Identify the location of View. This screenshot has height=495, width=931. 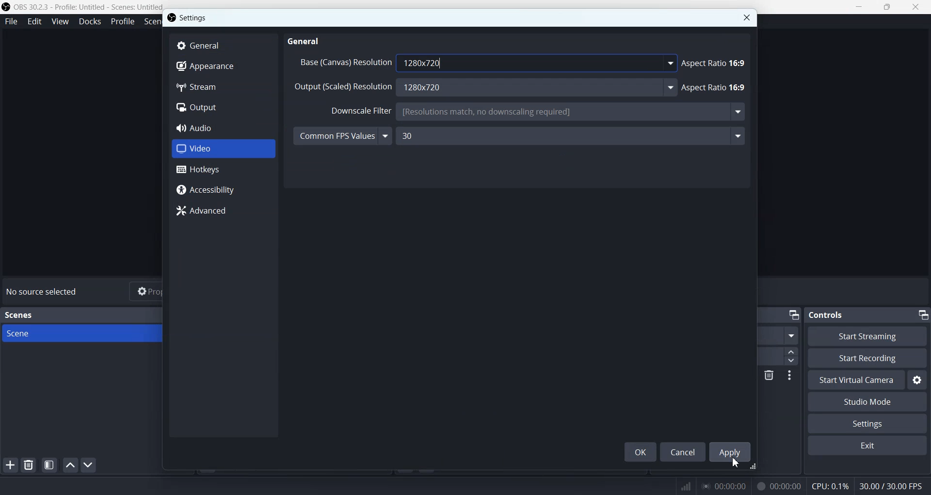
(60, 21).